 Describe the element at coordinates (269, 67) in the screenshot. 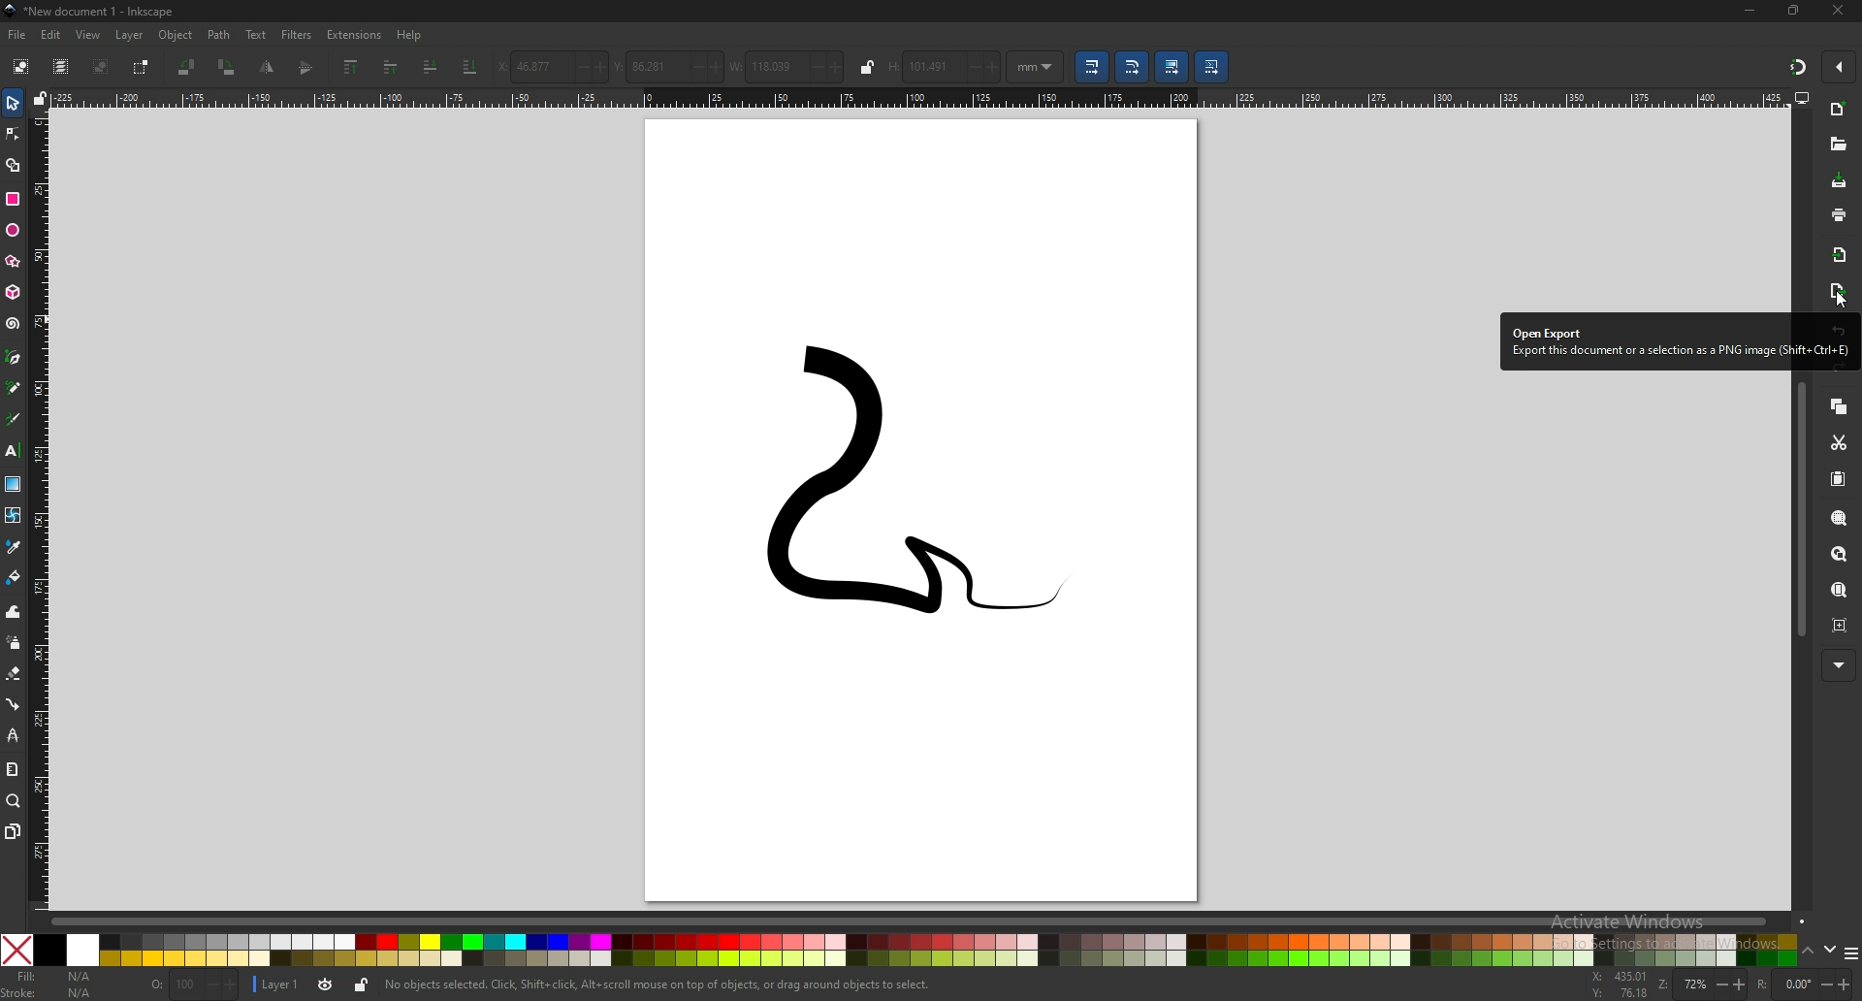

I see `flip vetically` at that location.